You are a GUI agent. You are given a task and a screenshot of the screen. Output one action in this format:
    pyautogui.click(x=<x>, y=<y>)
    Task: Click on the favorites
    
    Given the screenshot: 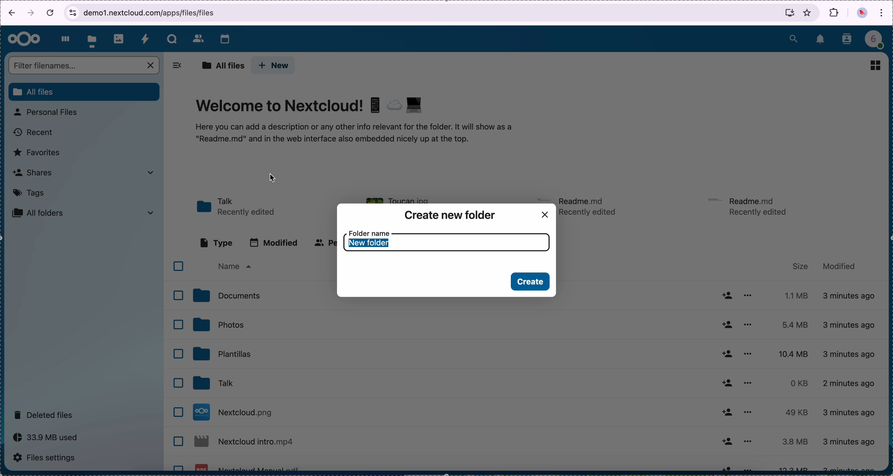 What is the action you would take?
    pyautogui.click(x=808, y=12)
    